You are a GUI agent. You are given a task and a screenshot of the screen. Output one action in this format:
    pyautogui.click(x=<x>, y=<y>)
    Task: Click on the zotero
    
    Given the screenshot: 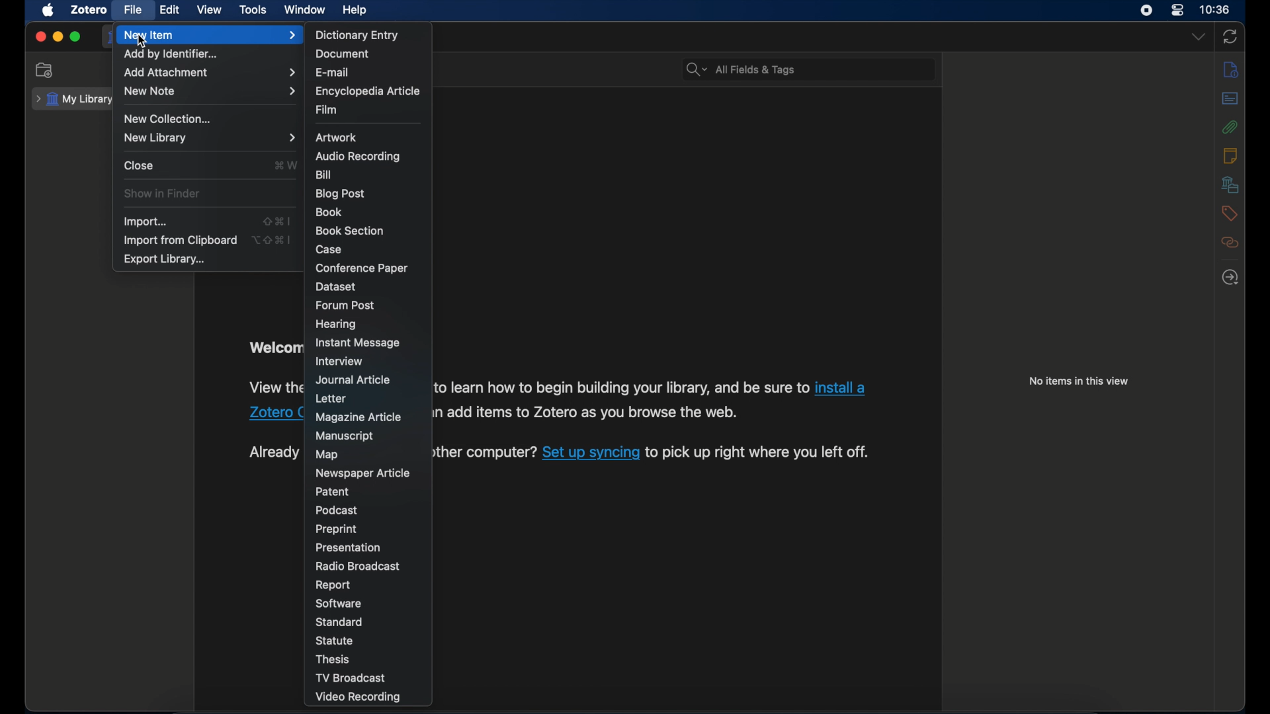 What is the action you would take?
    pyautogui.click(x=89, y=10)
    